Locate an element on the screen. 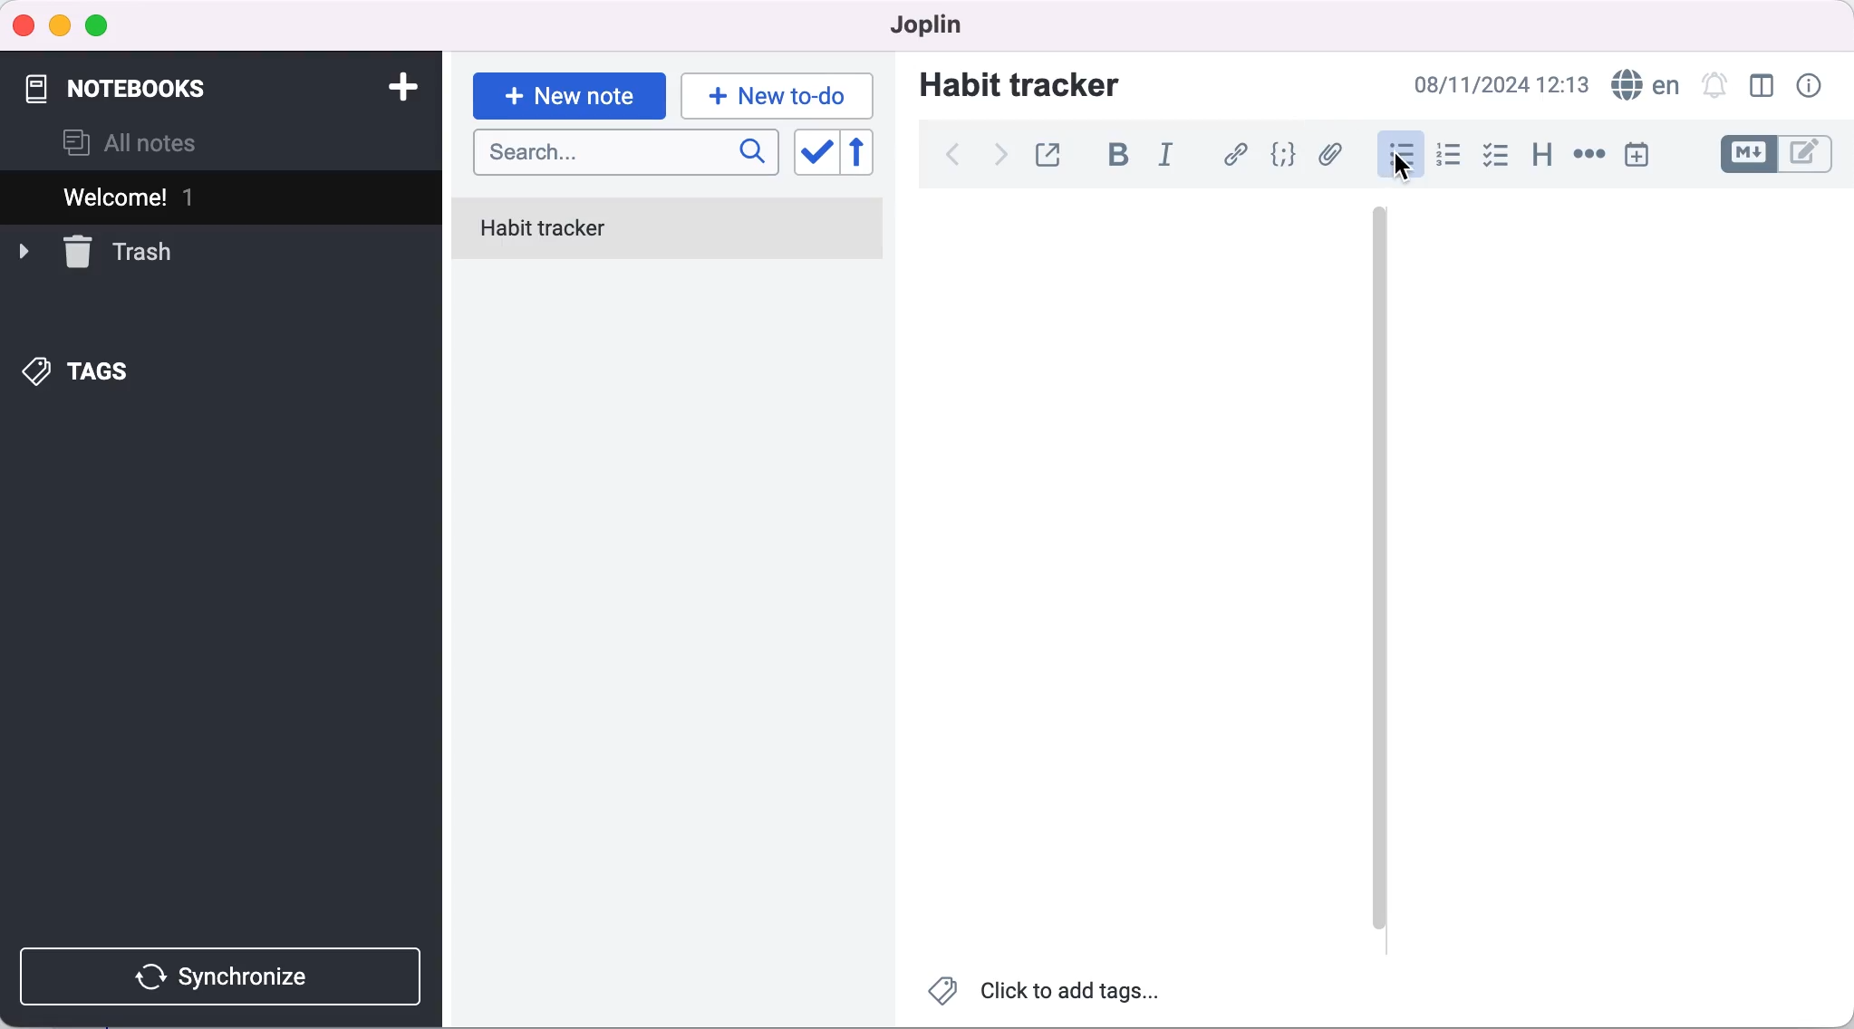 The height and width of the screenshot is (1029, 1854). numbered list is located at coordinates (1453, 158).